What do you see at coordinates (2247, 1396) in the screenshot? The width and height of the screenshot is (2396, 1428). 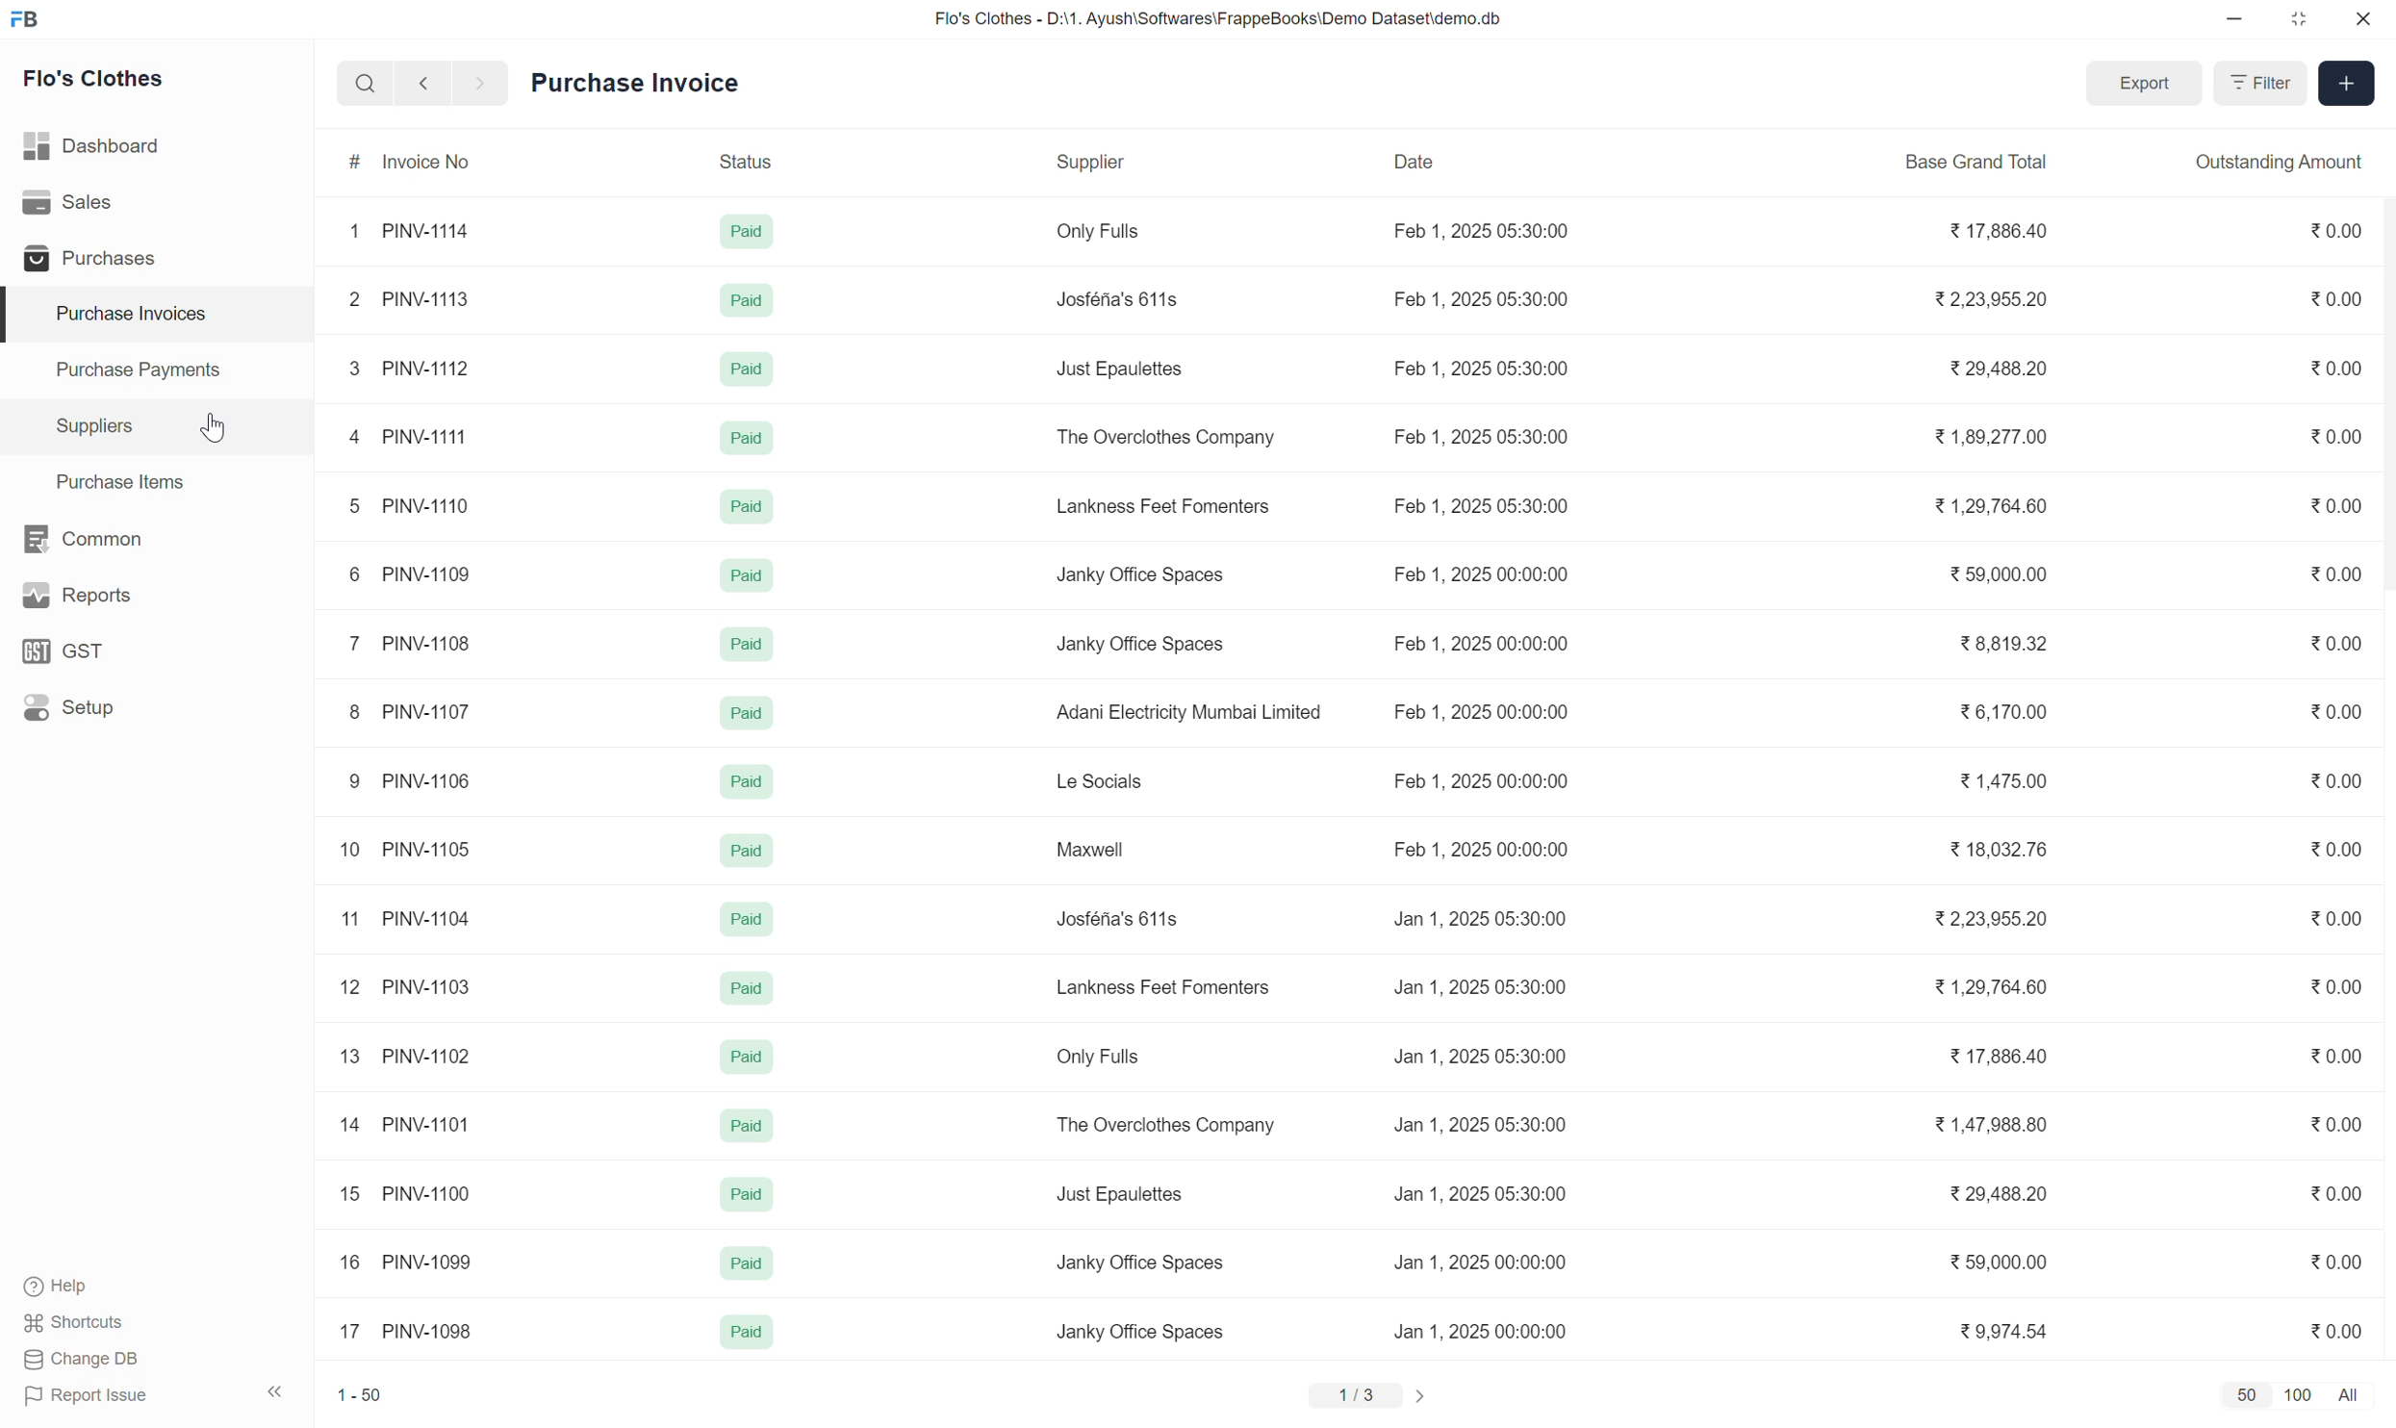 I see `50` at bounding box center [2247, 1396].